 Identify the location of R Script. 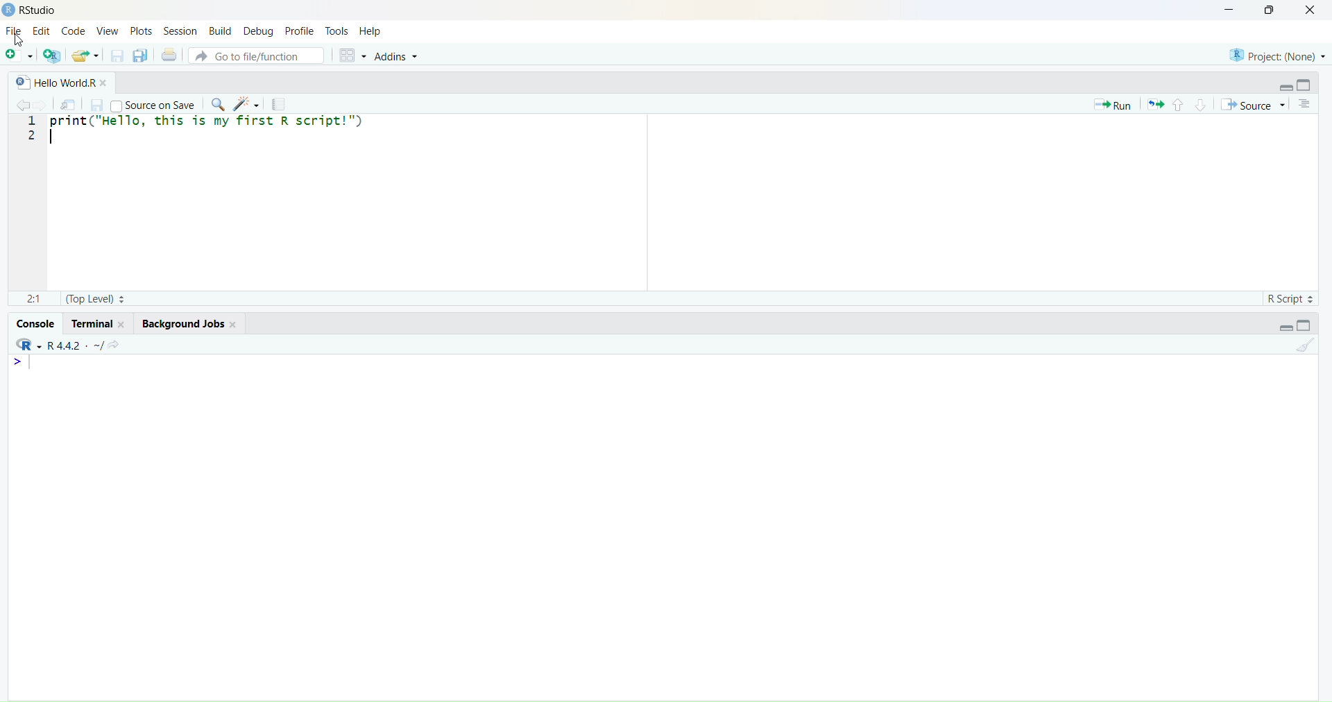
(1288, 297).